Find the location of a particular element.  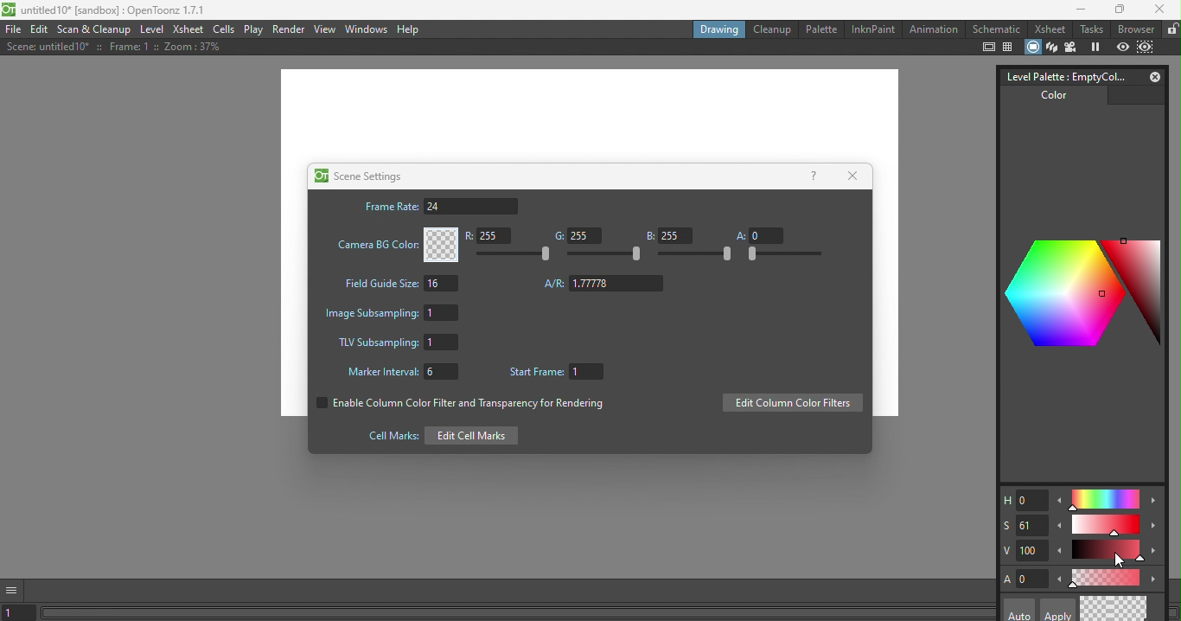

Field guide size is located at coordinates (399, 285).